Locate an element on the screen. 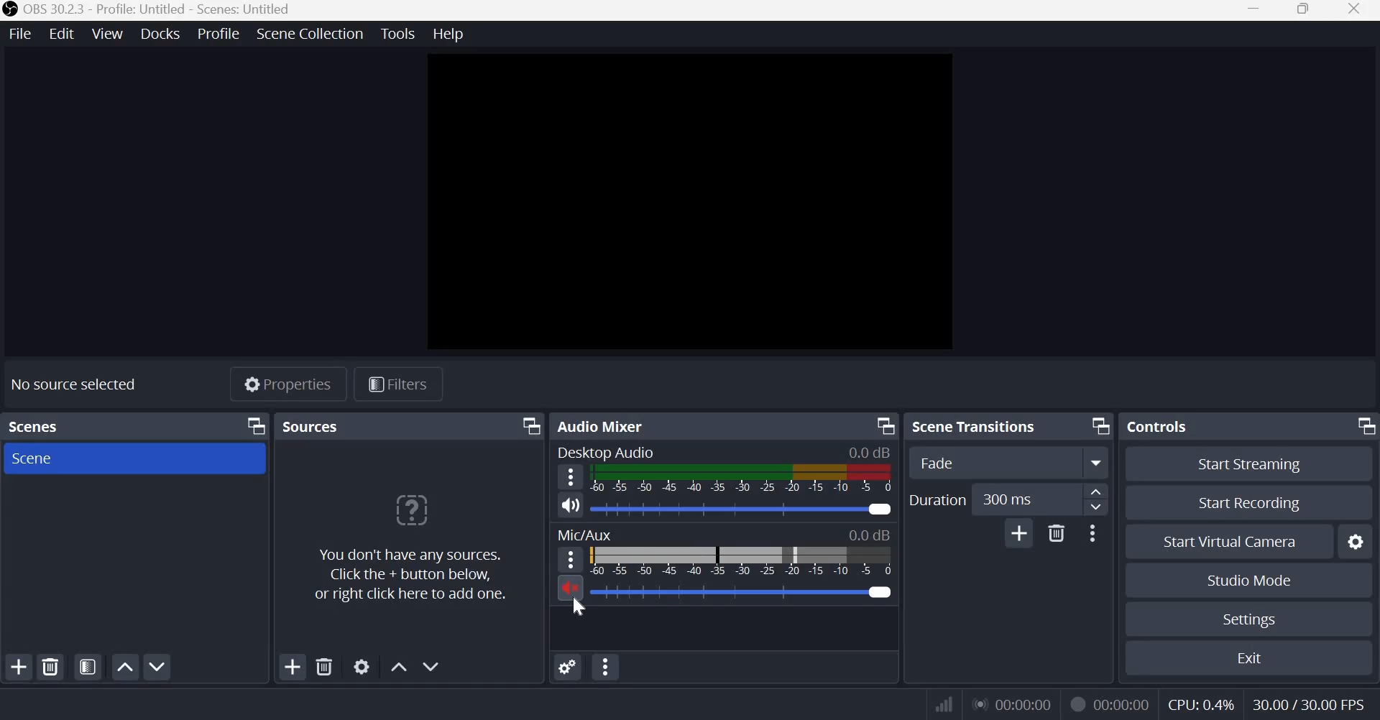 The image size is (1380, 720). Audio Slider is located at coordinates (742, 511).